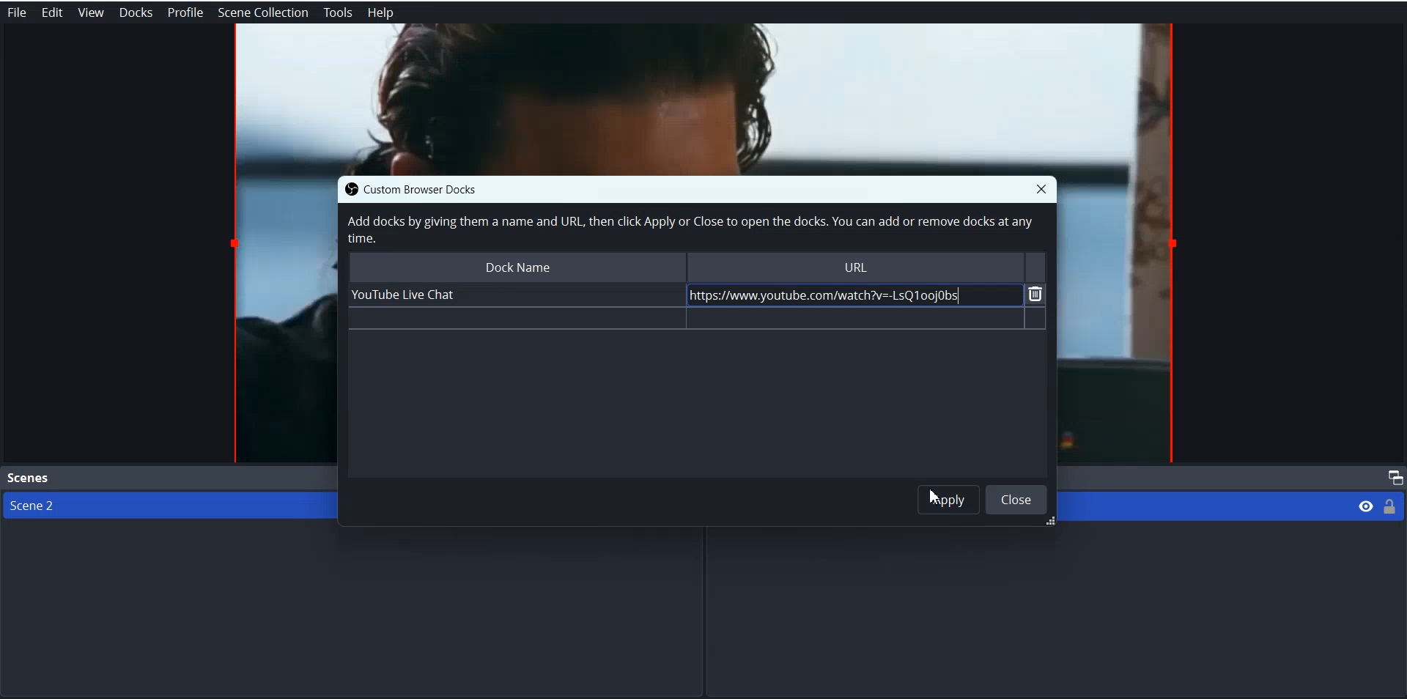  I want to click on Eye, so click(1366, 505).